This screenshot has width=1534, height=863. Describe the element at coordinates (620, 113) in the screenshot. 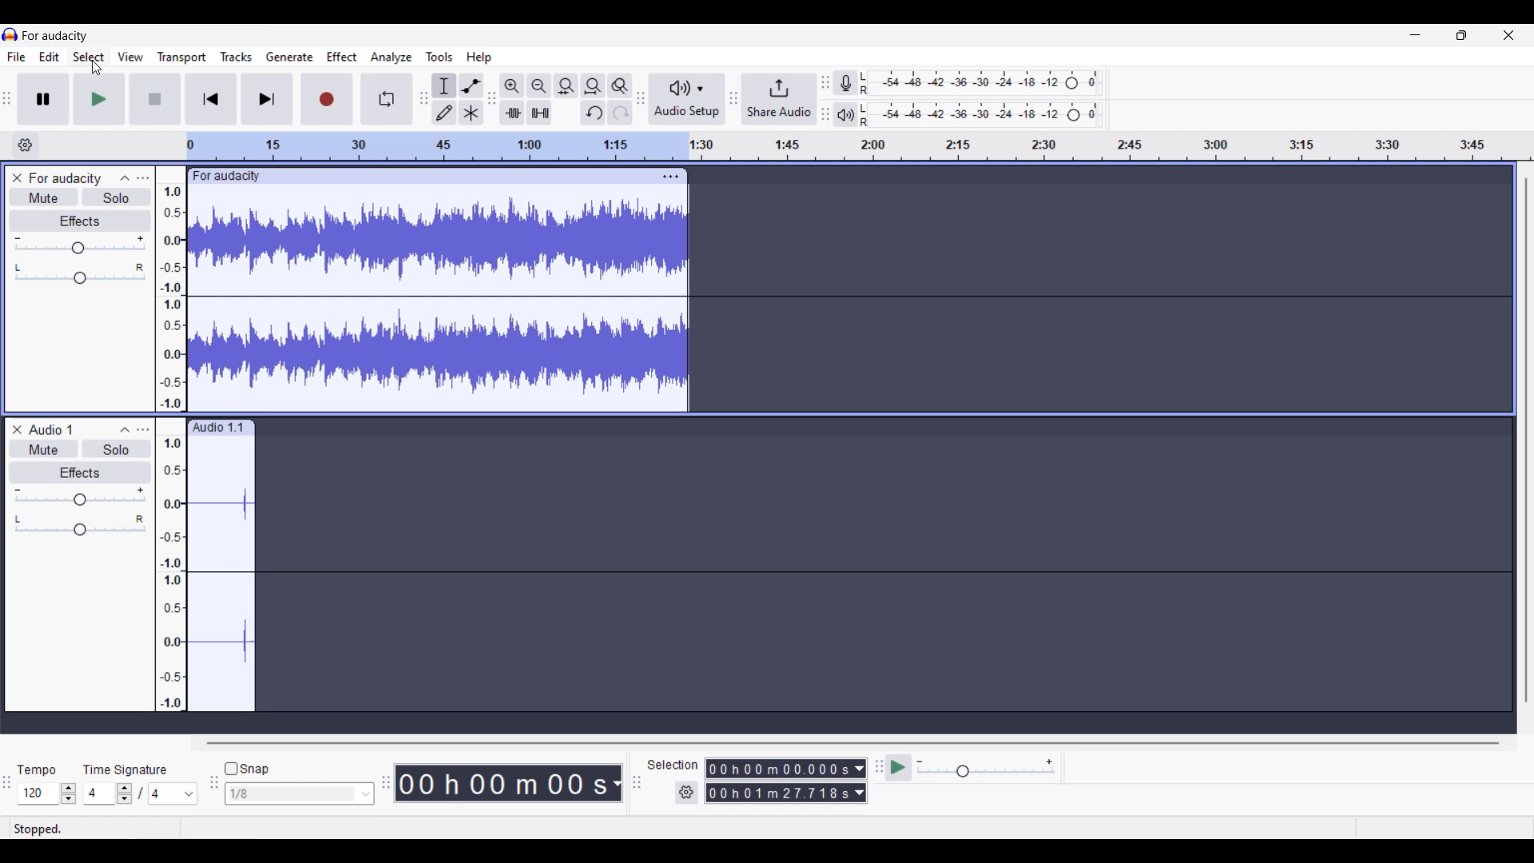

I see `Redo` at that location.